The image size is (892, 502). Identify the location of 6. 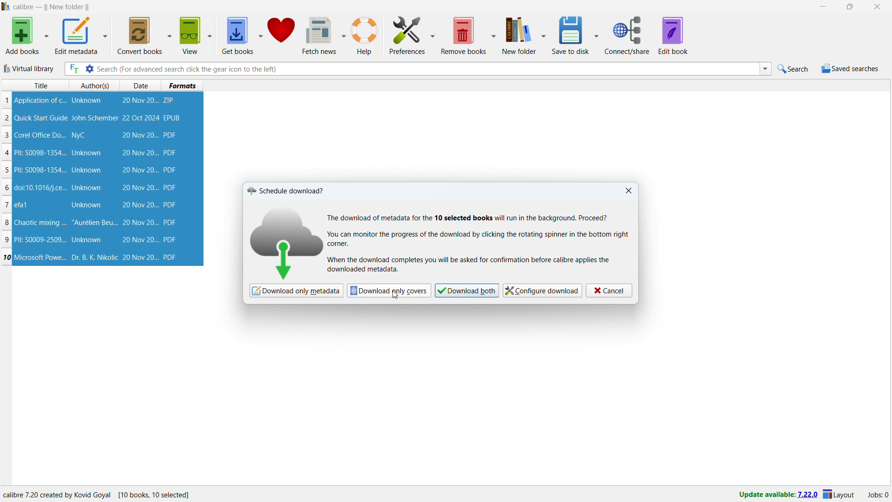
(6, 188).